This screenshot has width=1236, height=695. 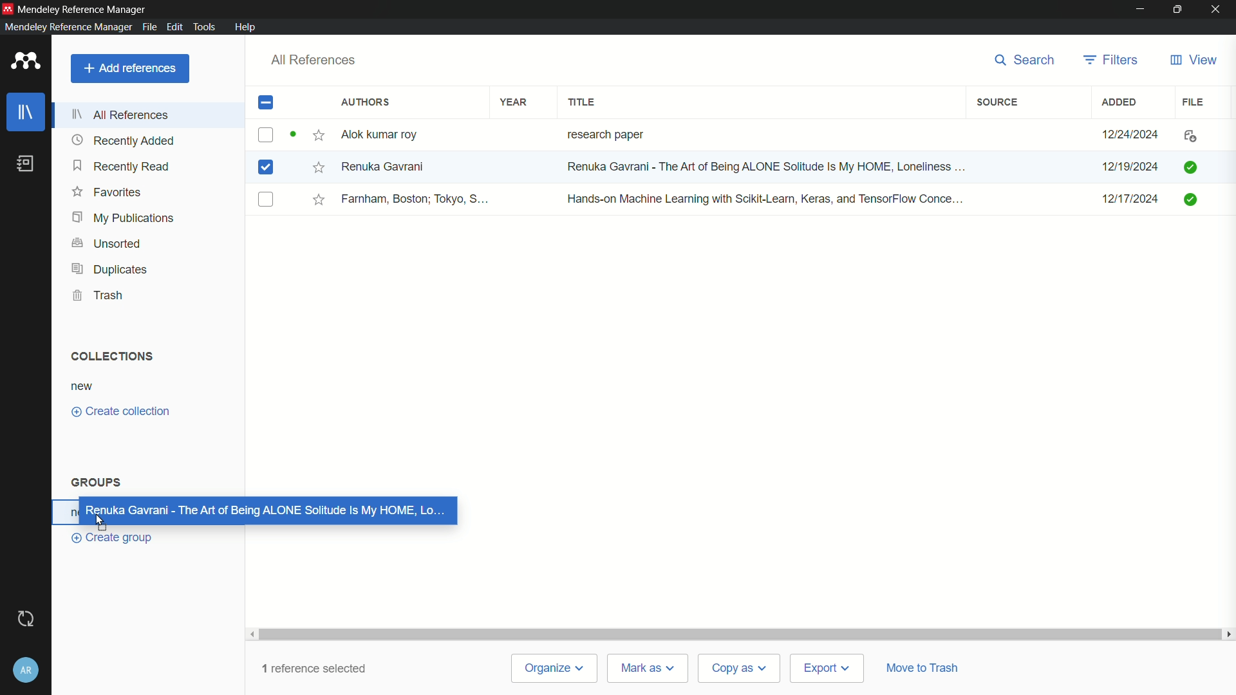 What do you see at coordinates (1187, 137) in the screenshot?
I see `download` at bounding box center [1187, 137].